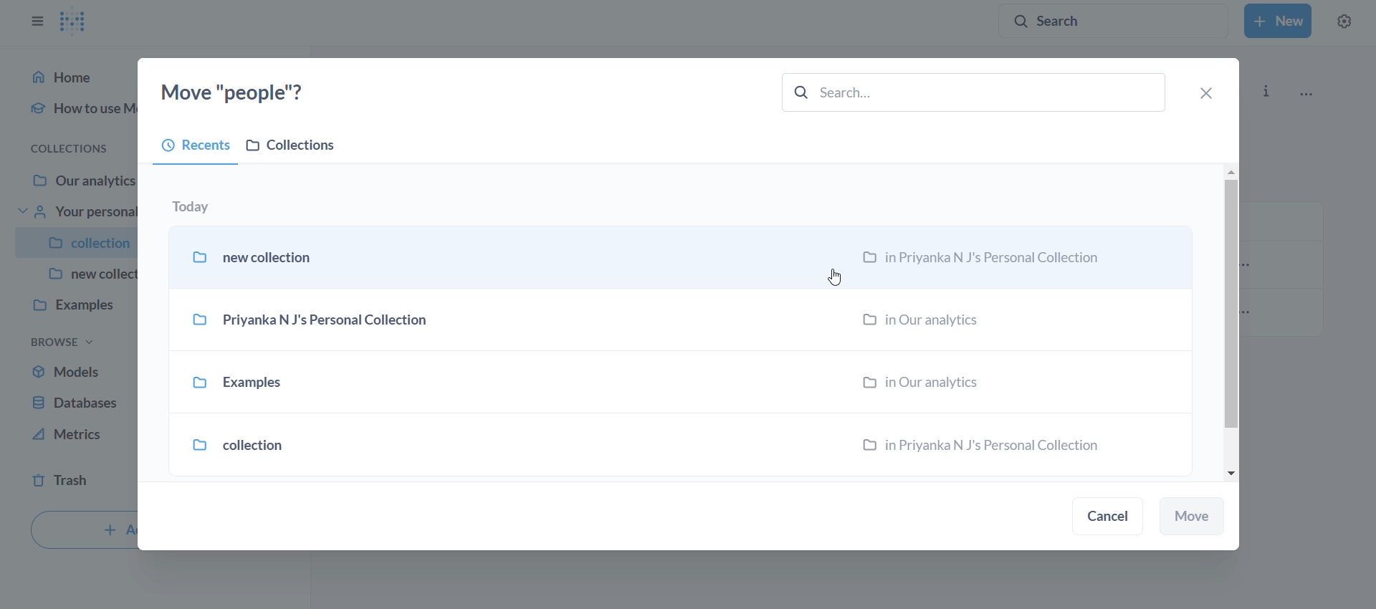 This screenshot has height=609, width=1376. Describe the element at coordinates (72, 109) in the screenshot. I see `how to use` at that location.